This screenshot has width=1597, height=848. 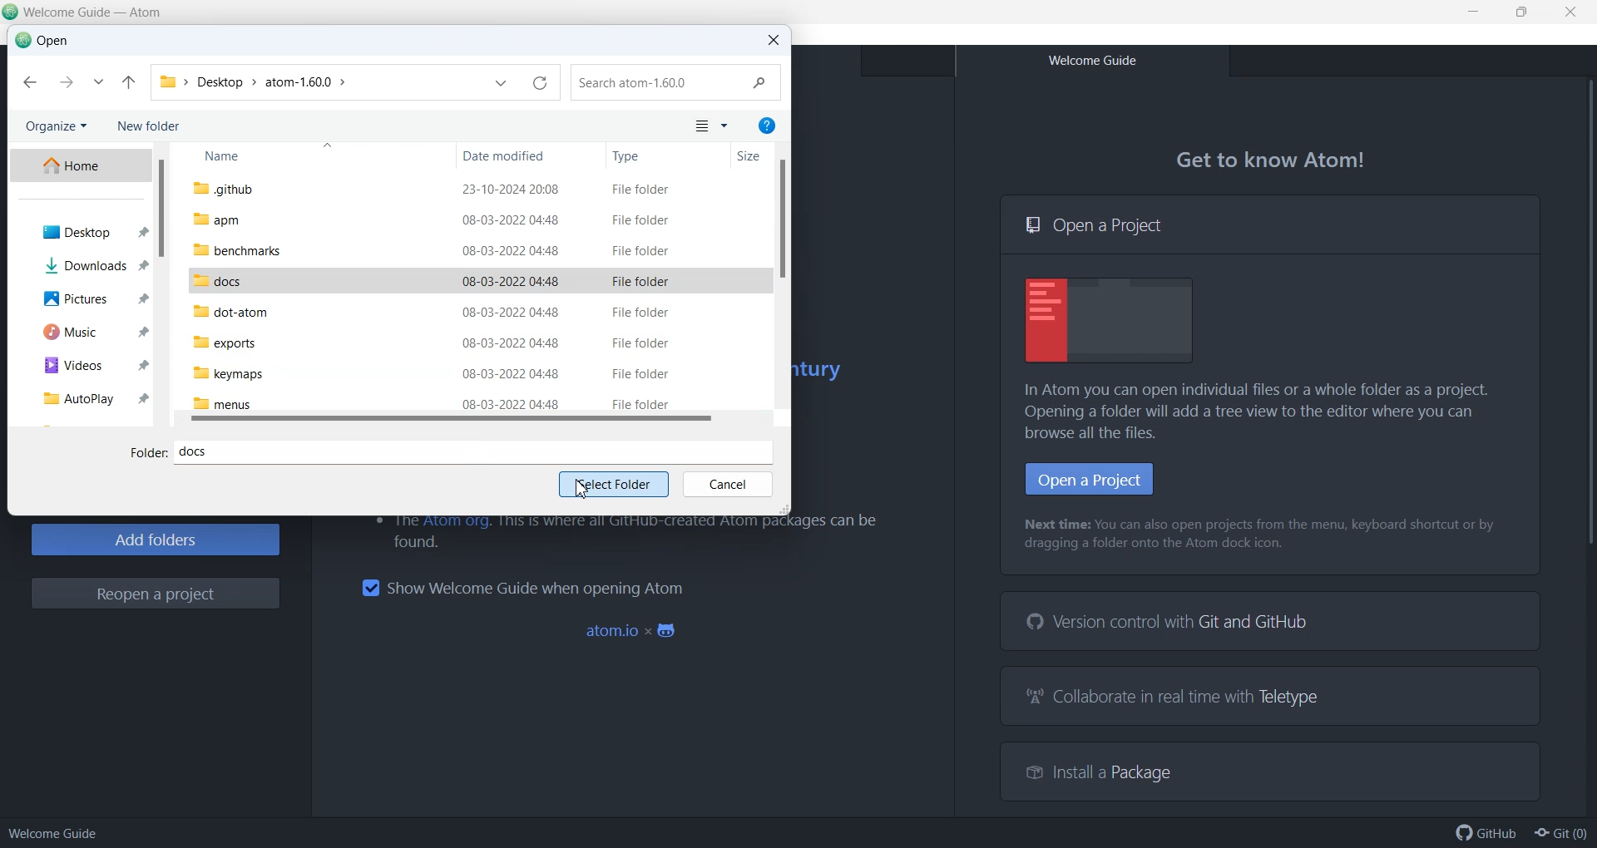 I want to click on Music, so click(x=82, y=330).